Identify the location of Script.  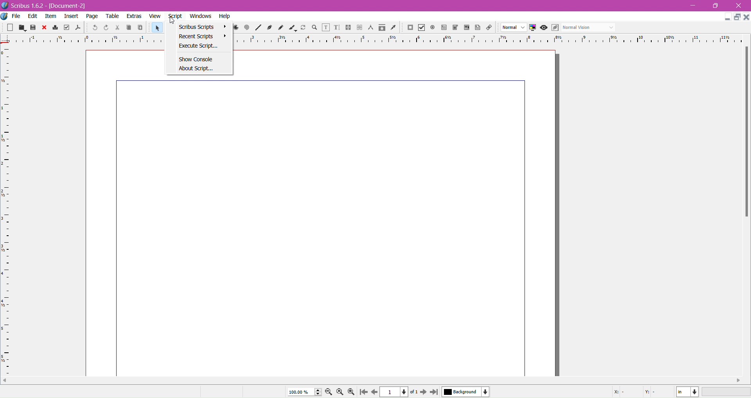
(175, 16).